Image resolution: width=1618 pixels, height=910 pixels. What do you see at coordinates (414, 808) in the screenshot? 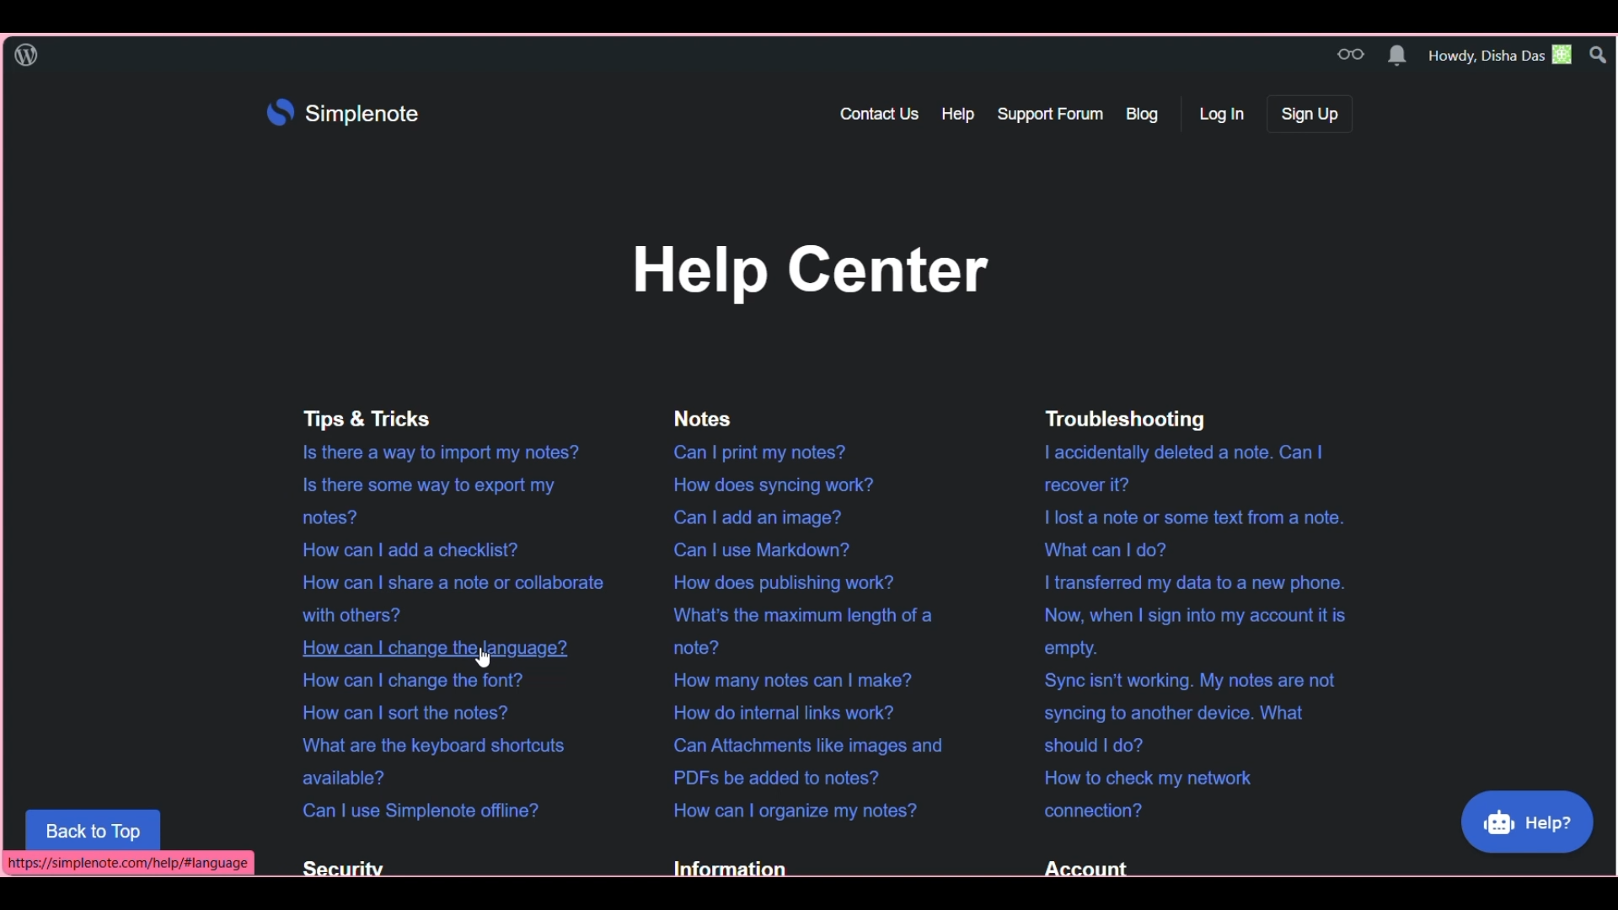
I see `Can | use Simplenote offline?` at bounding box center [414, 808].